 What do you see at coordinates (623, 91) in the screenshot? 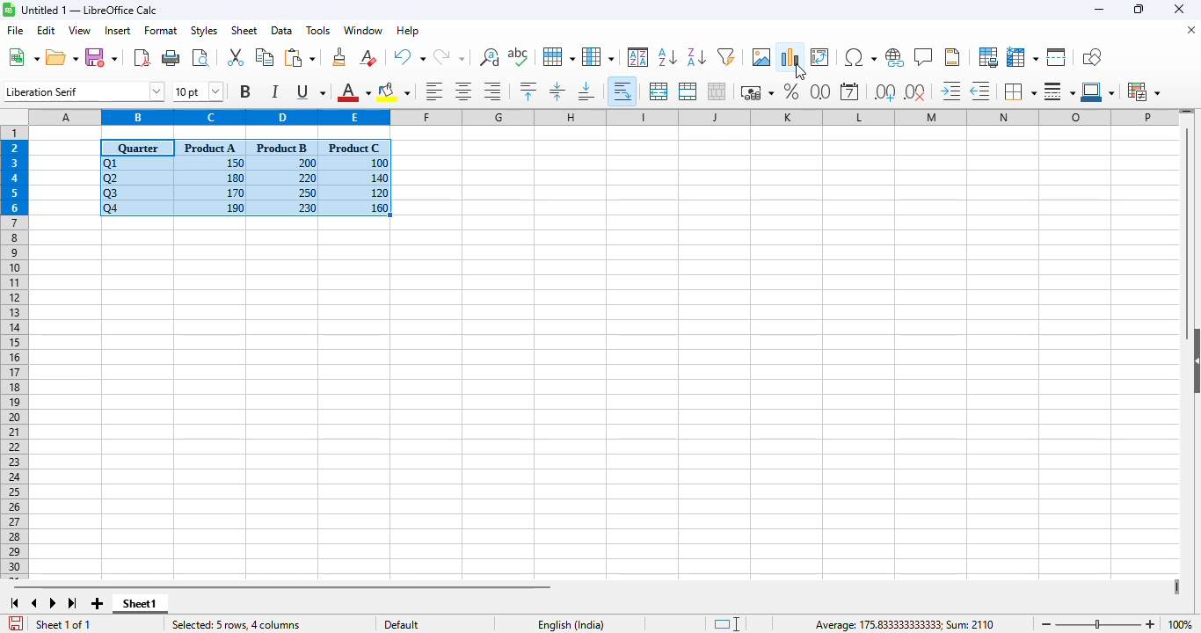
I see `wrap text` at bounding box center [623, 91].